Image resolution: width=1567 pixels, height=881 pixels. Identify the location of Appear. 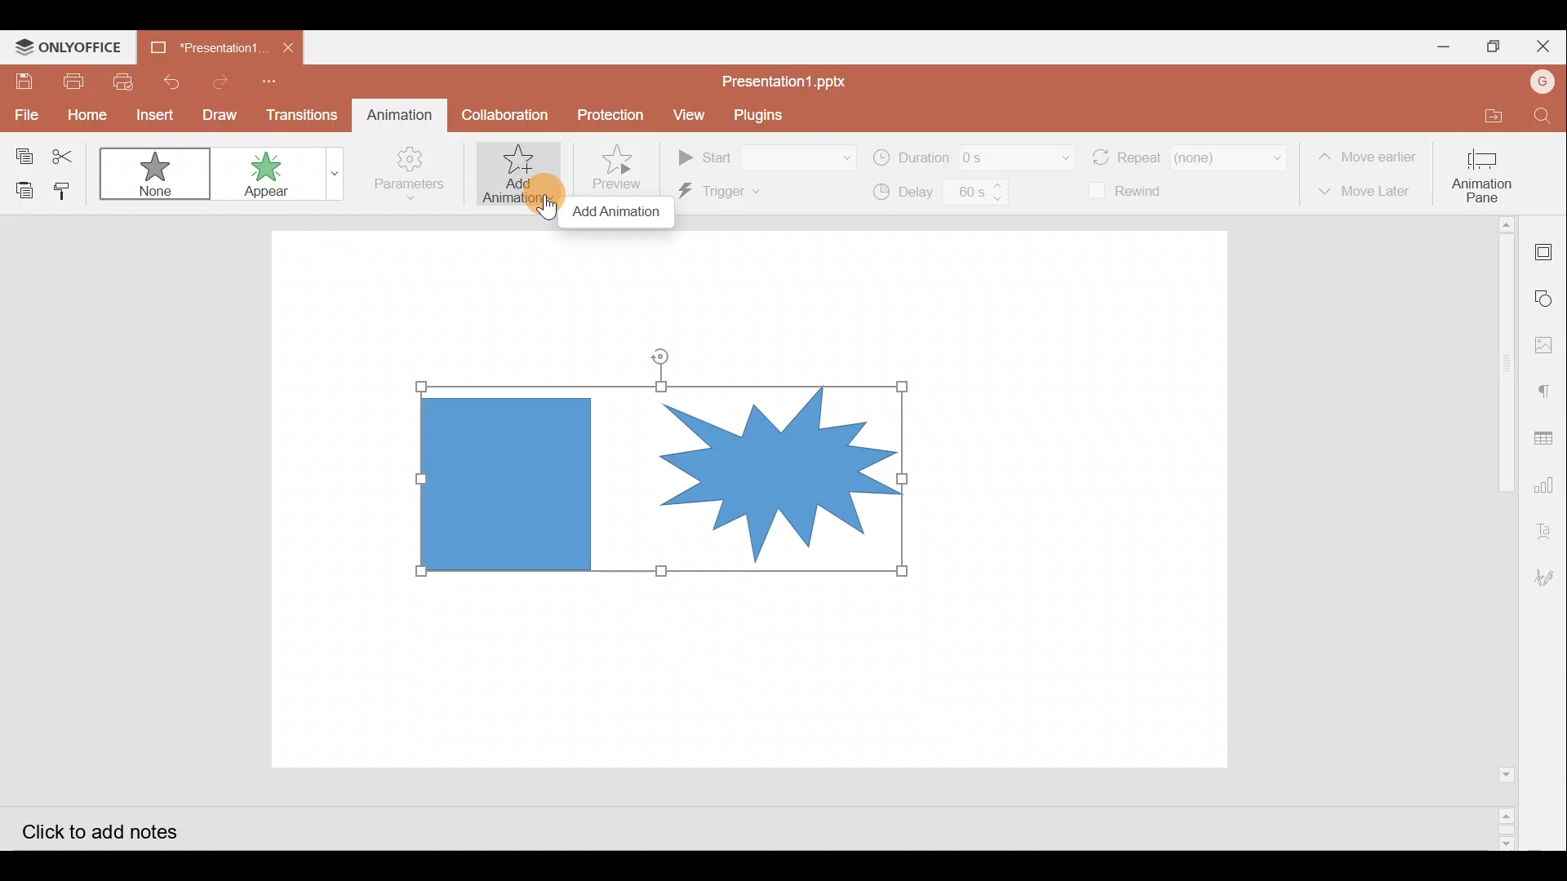
(264, 175).